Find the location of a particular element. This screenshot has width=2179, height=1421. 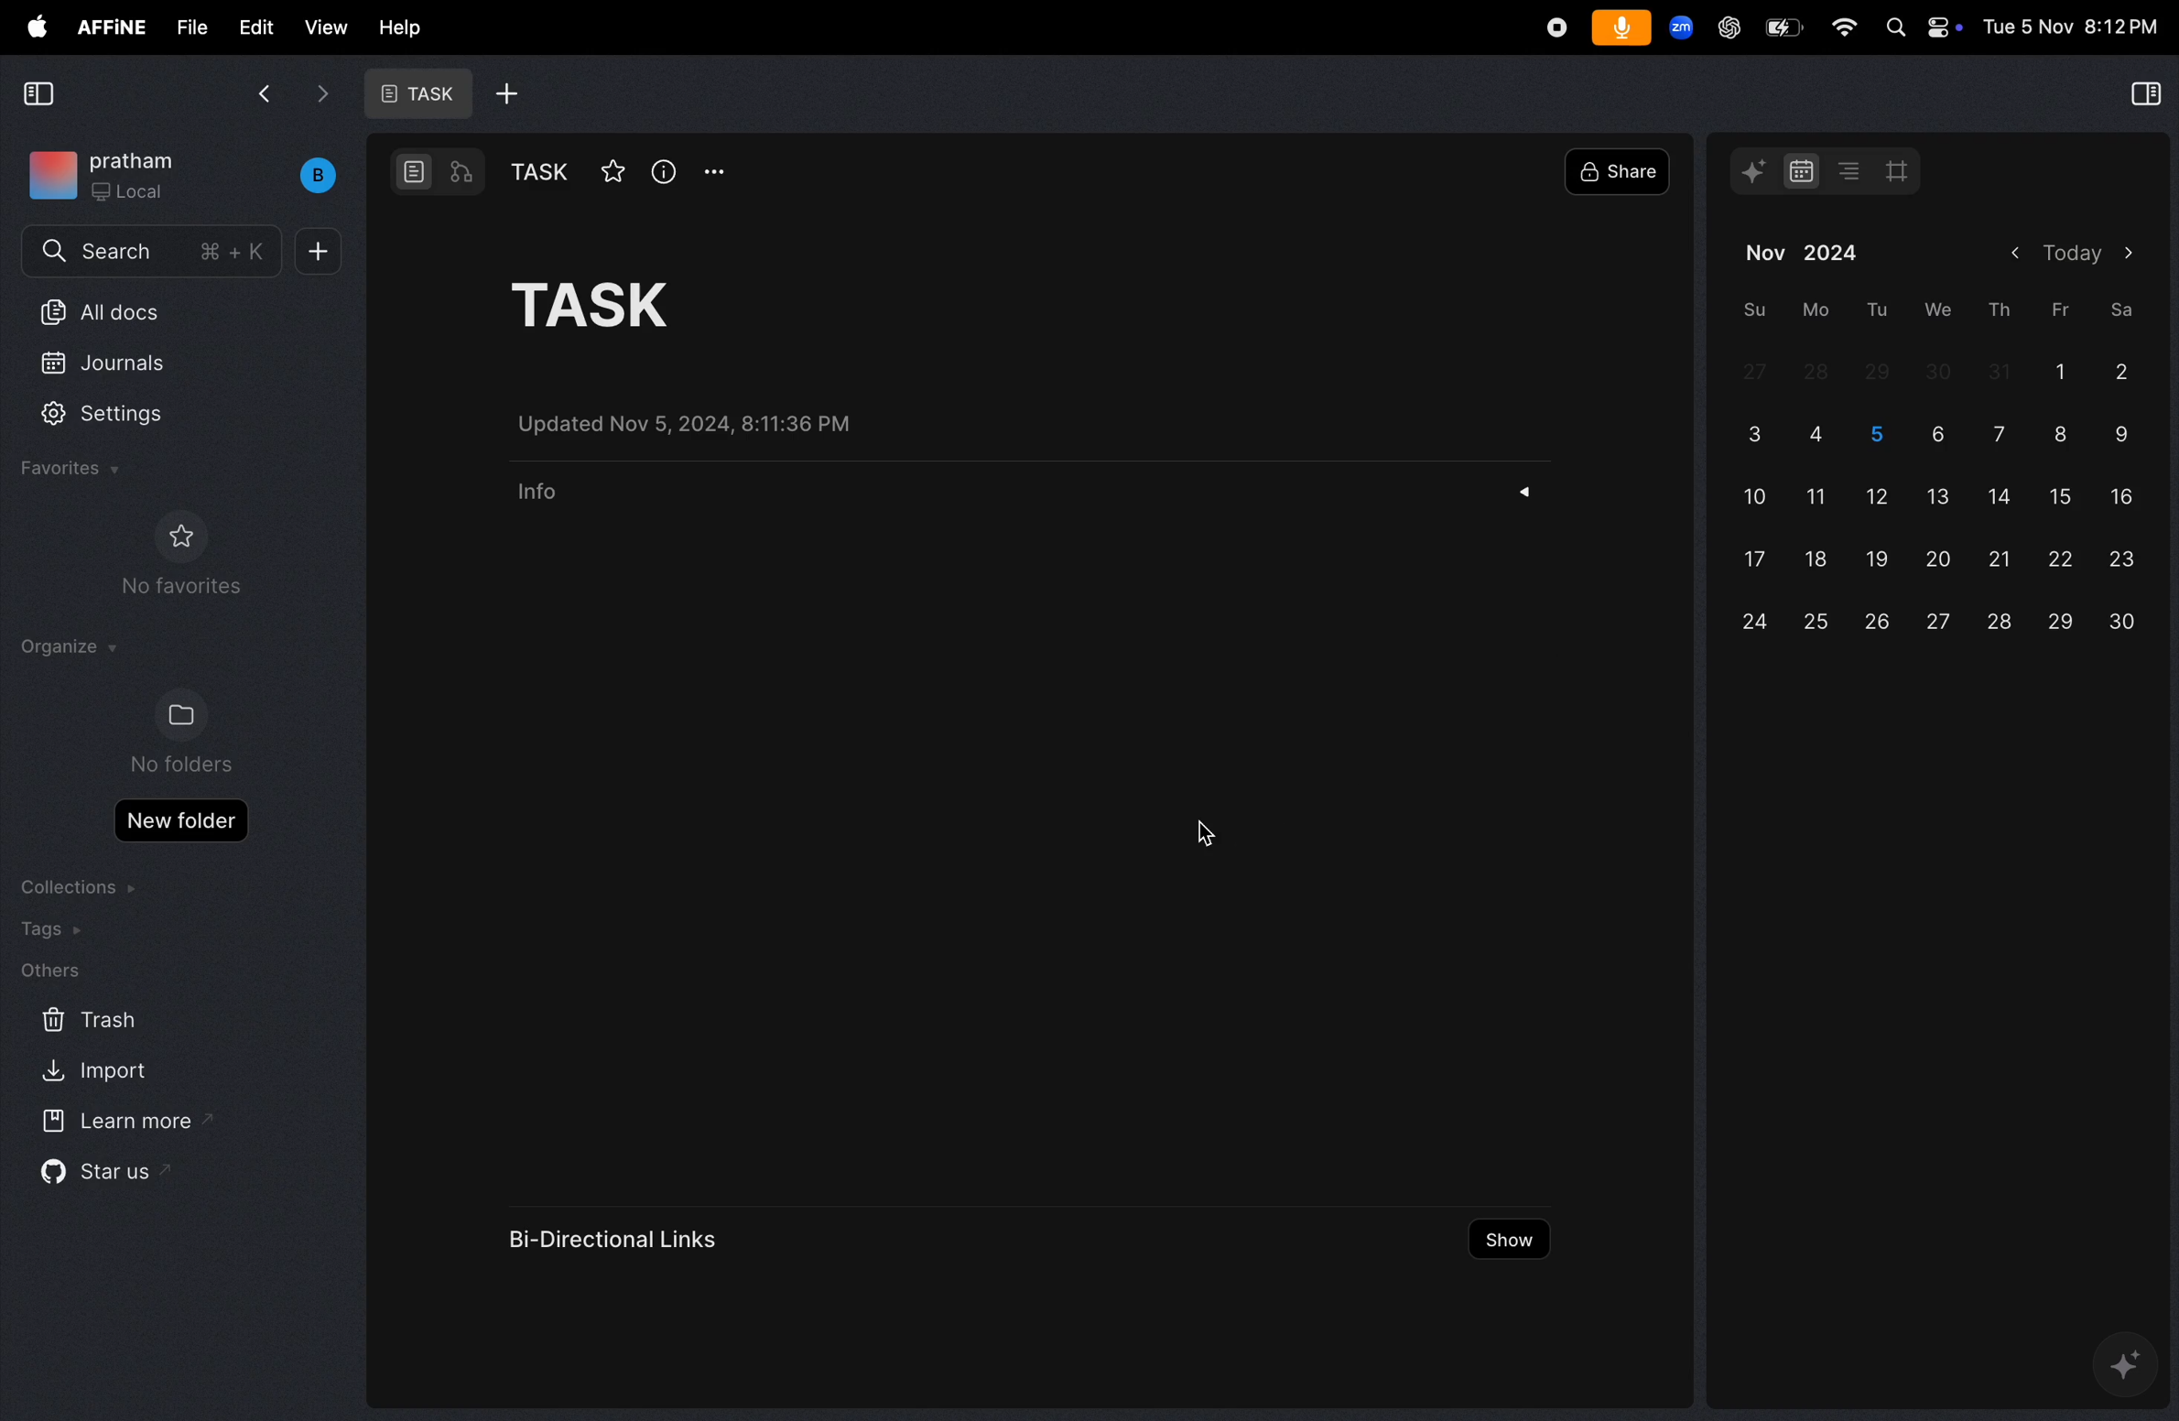

ai is located at coordinates (2123, 1370).